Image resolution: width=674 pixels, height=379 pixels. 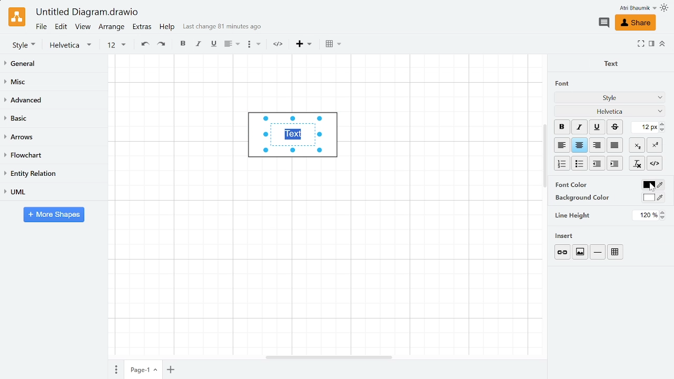 I want to click on Arrange, so click(x=112, y=28).